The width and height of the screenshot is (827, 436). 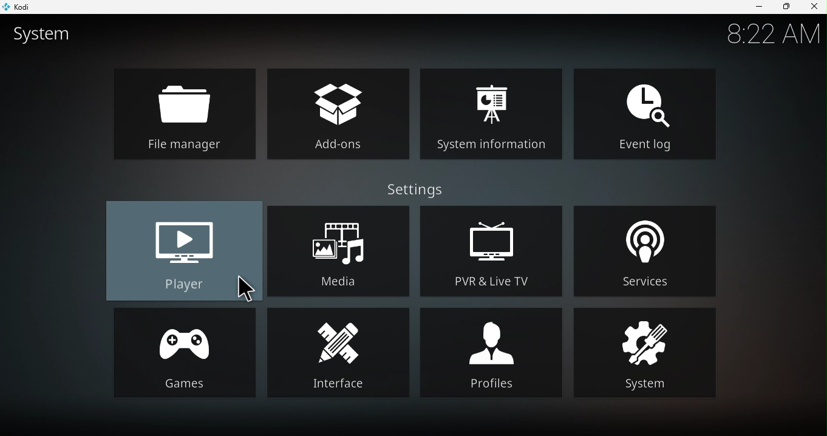 I want to click on Players, so click(x=183, y=251).